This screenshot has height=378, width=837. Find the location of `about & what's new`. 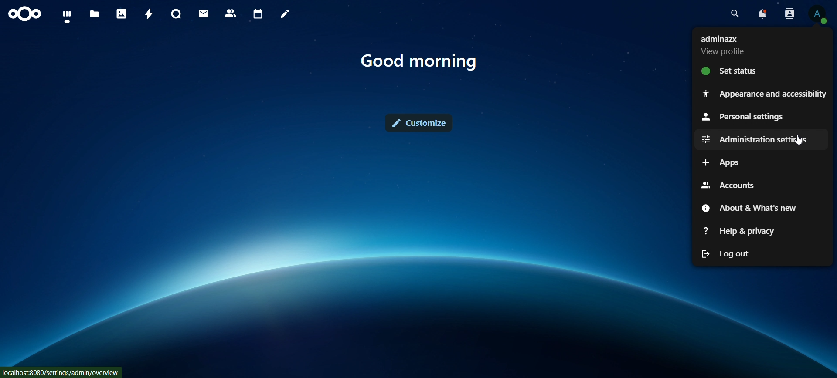

about & what's new is located at coordinates (749, 207).